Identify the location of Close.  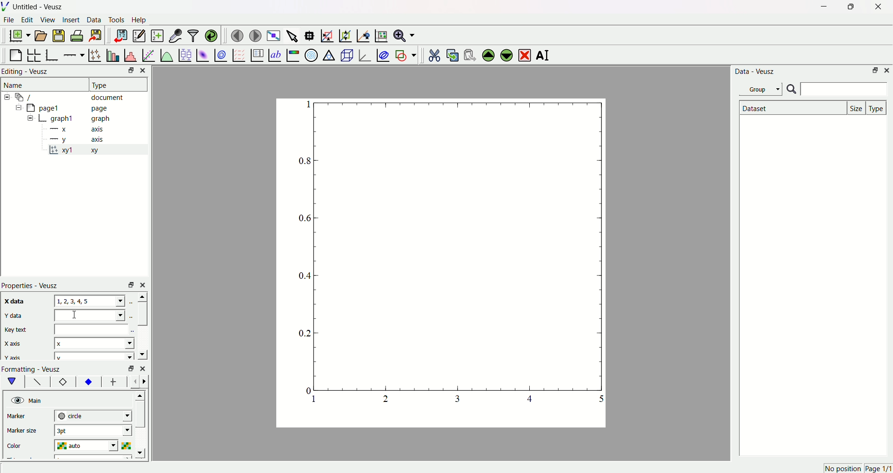
(887, 71).